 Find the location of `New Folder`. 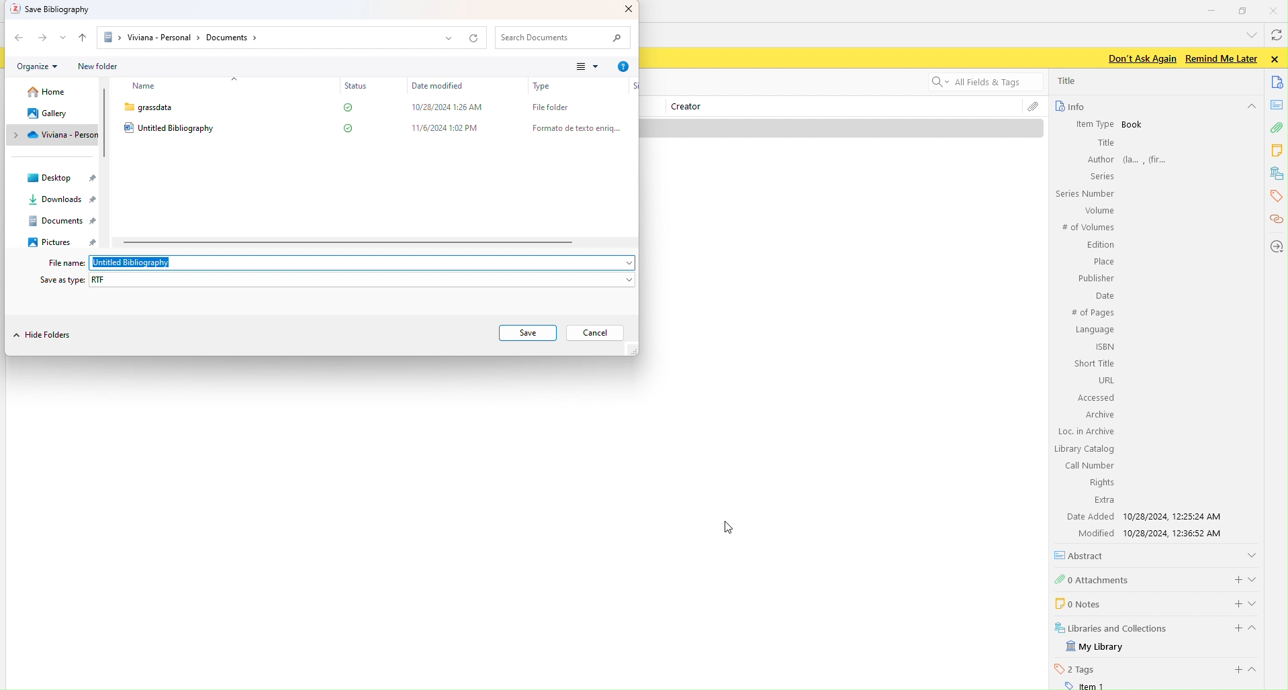

New Folder is located at coordinates (99, 66).